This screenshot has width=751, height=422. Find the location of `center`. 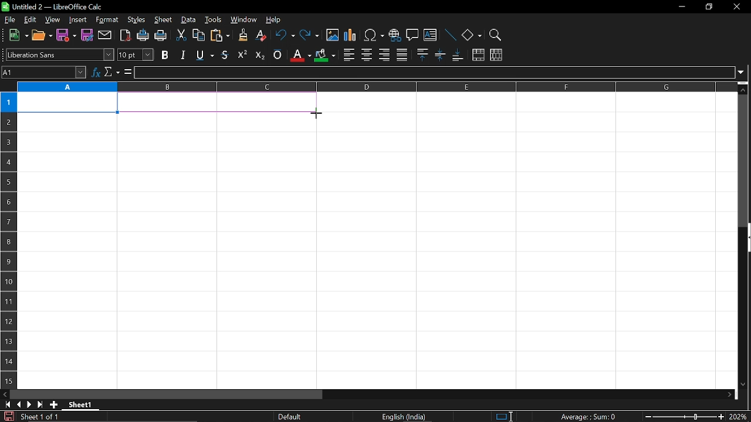

center is located at coordinates (367, 55).